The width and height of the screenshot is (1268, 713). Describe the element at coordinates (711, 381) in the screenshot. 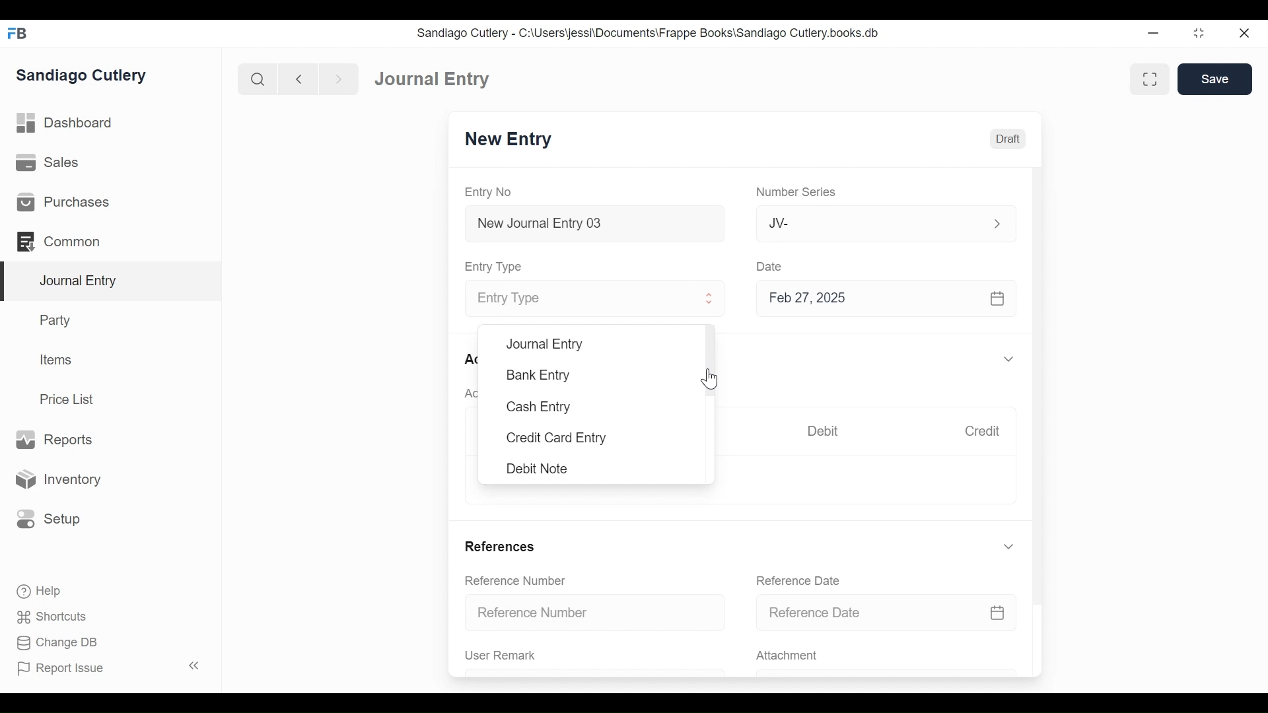

I see `Cursor` at that location.